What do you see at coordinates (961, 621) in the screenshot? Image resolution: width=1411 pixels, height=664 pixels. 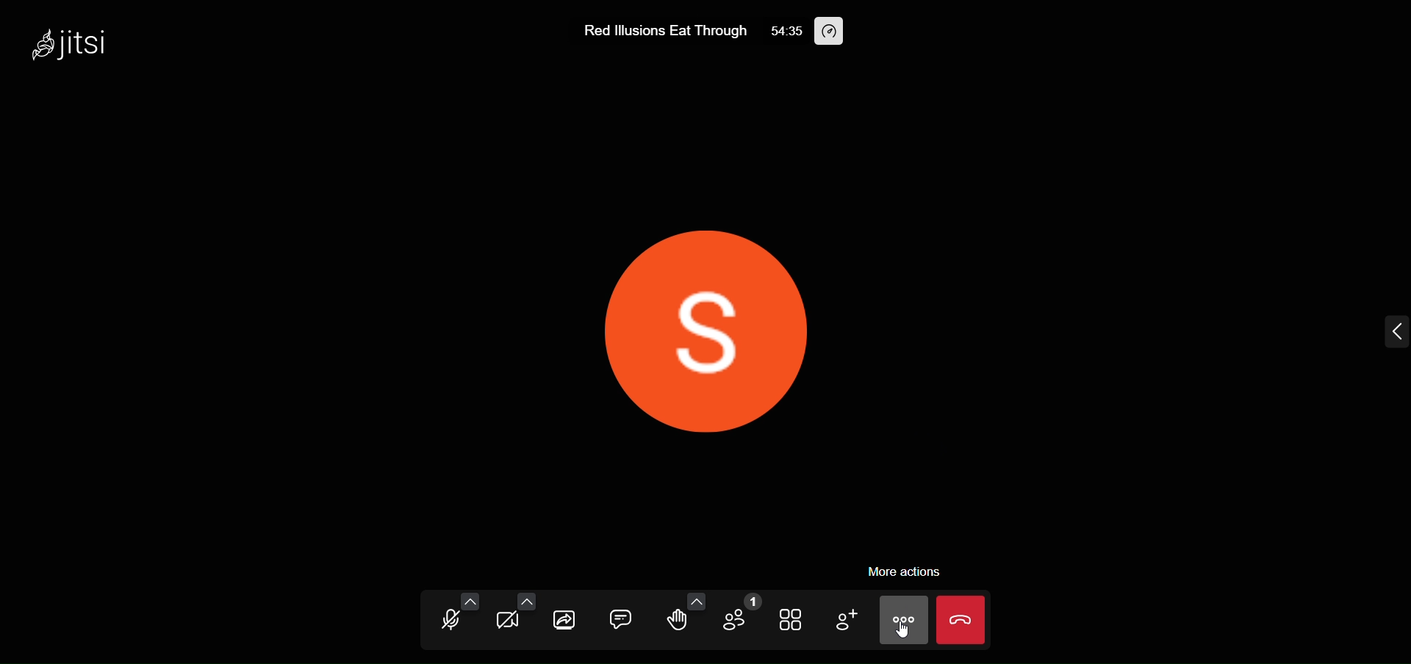 I see `leave meeting` at bounding box center [961, 621].